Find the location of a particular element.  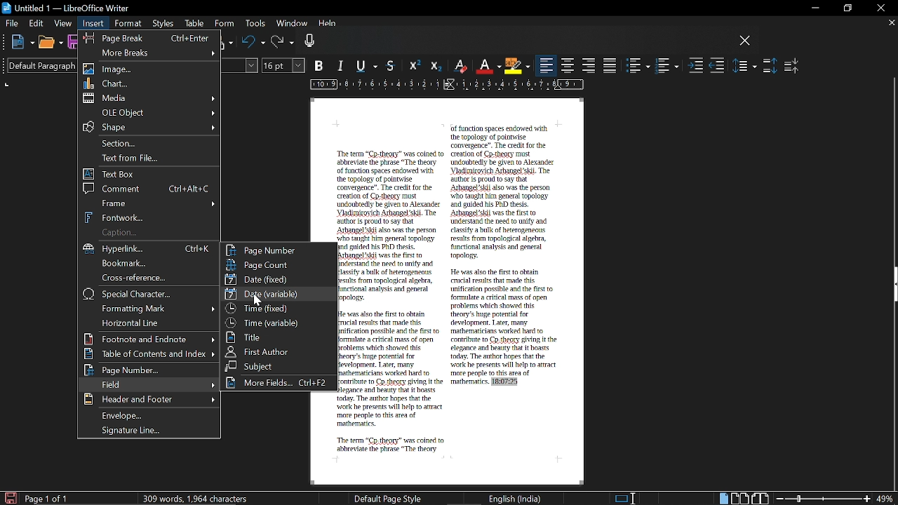

Styles is located at coordinates (164, 25).